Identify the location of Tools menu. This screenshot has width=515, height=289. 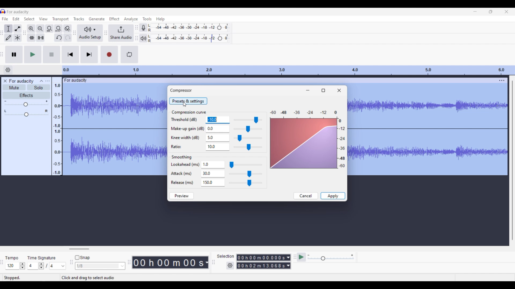
(147, 18).